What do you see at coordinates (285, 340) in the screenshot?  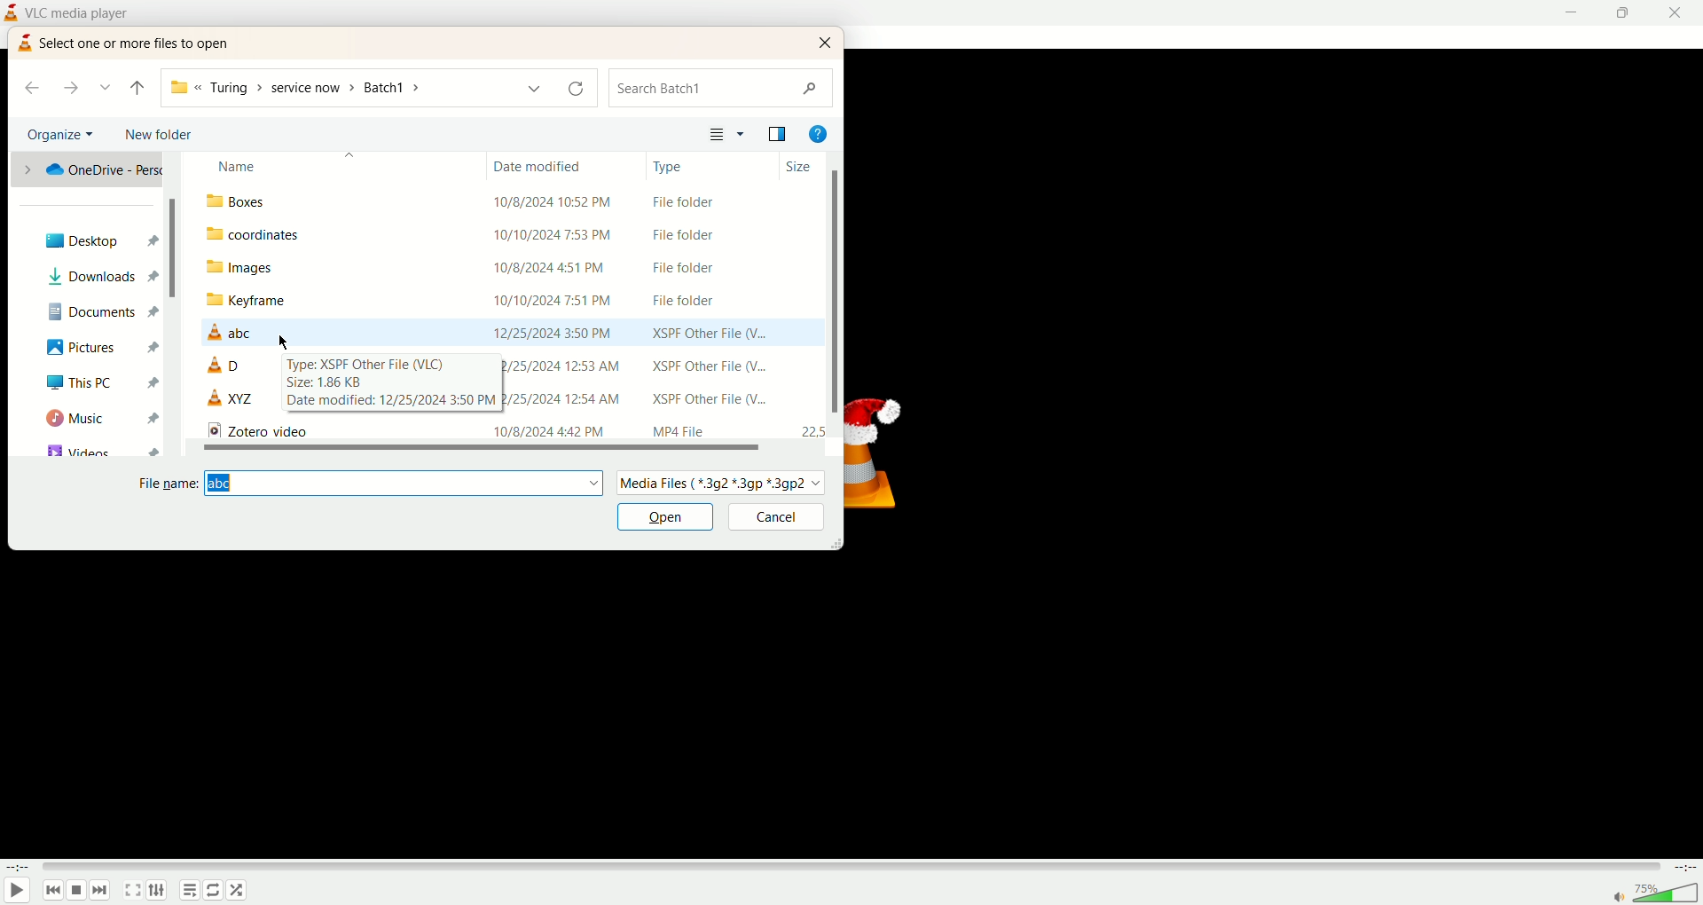 I see `cursor` at bounding box center [285, 340].